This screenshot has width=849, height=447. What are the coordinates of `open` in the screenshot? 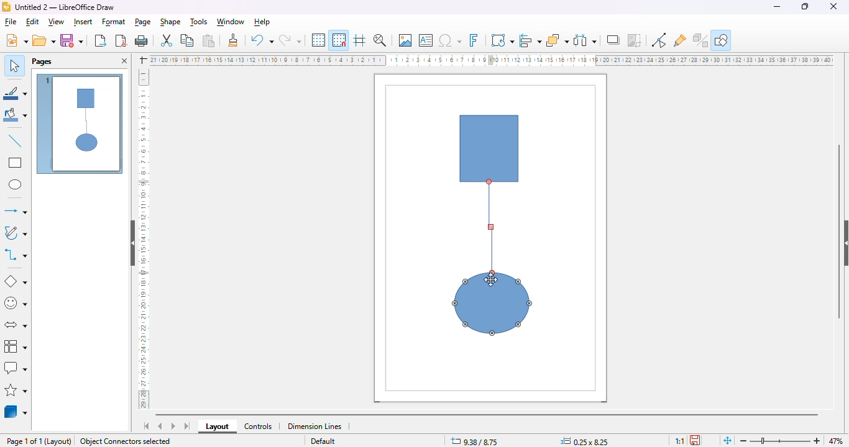 It's located at (44, 40).